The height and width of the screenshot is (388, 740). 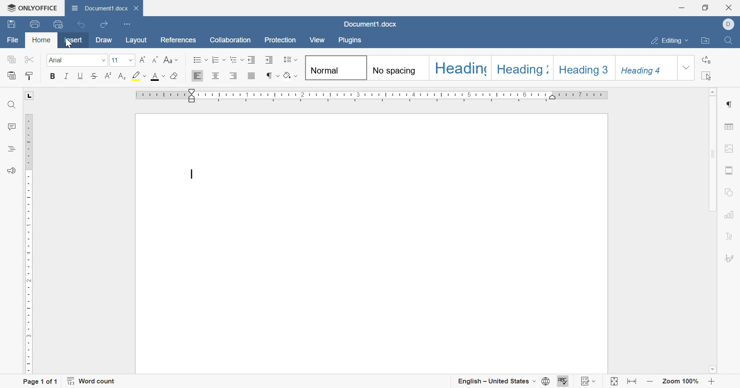 I want to click on Multilevel list, so click(x=237, y=62).